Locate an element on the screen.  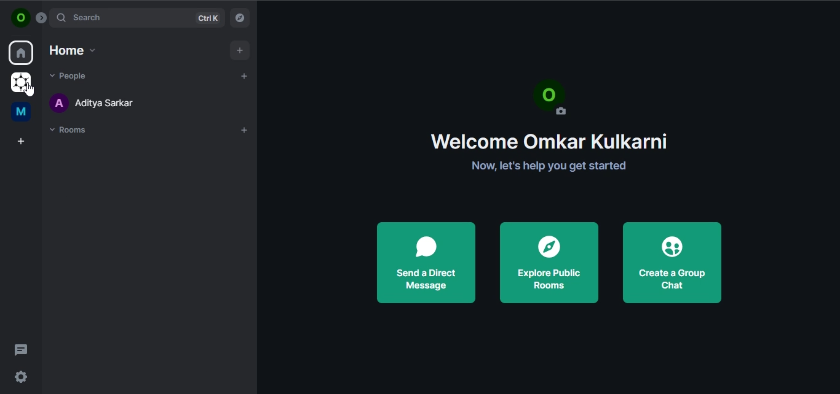
threads is located at coordinates (21, 349).